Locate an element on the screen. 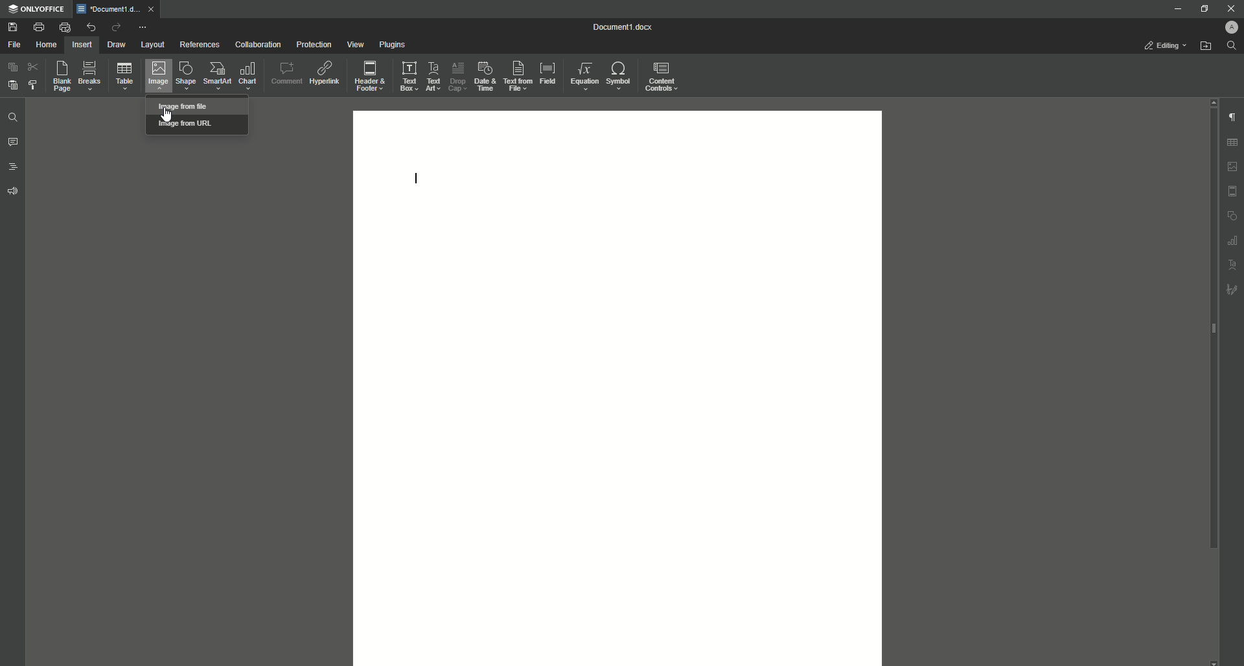 This screenshot has height=666, width=1244. Shape Settings is located at coordinates (1232, 216).